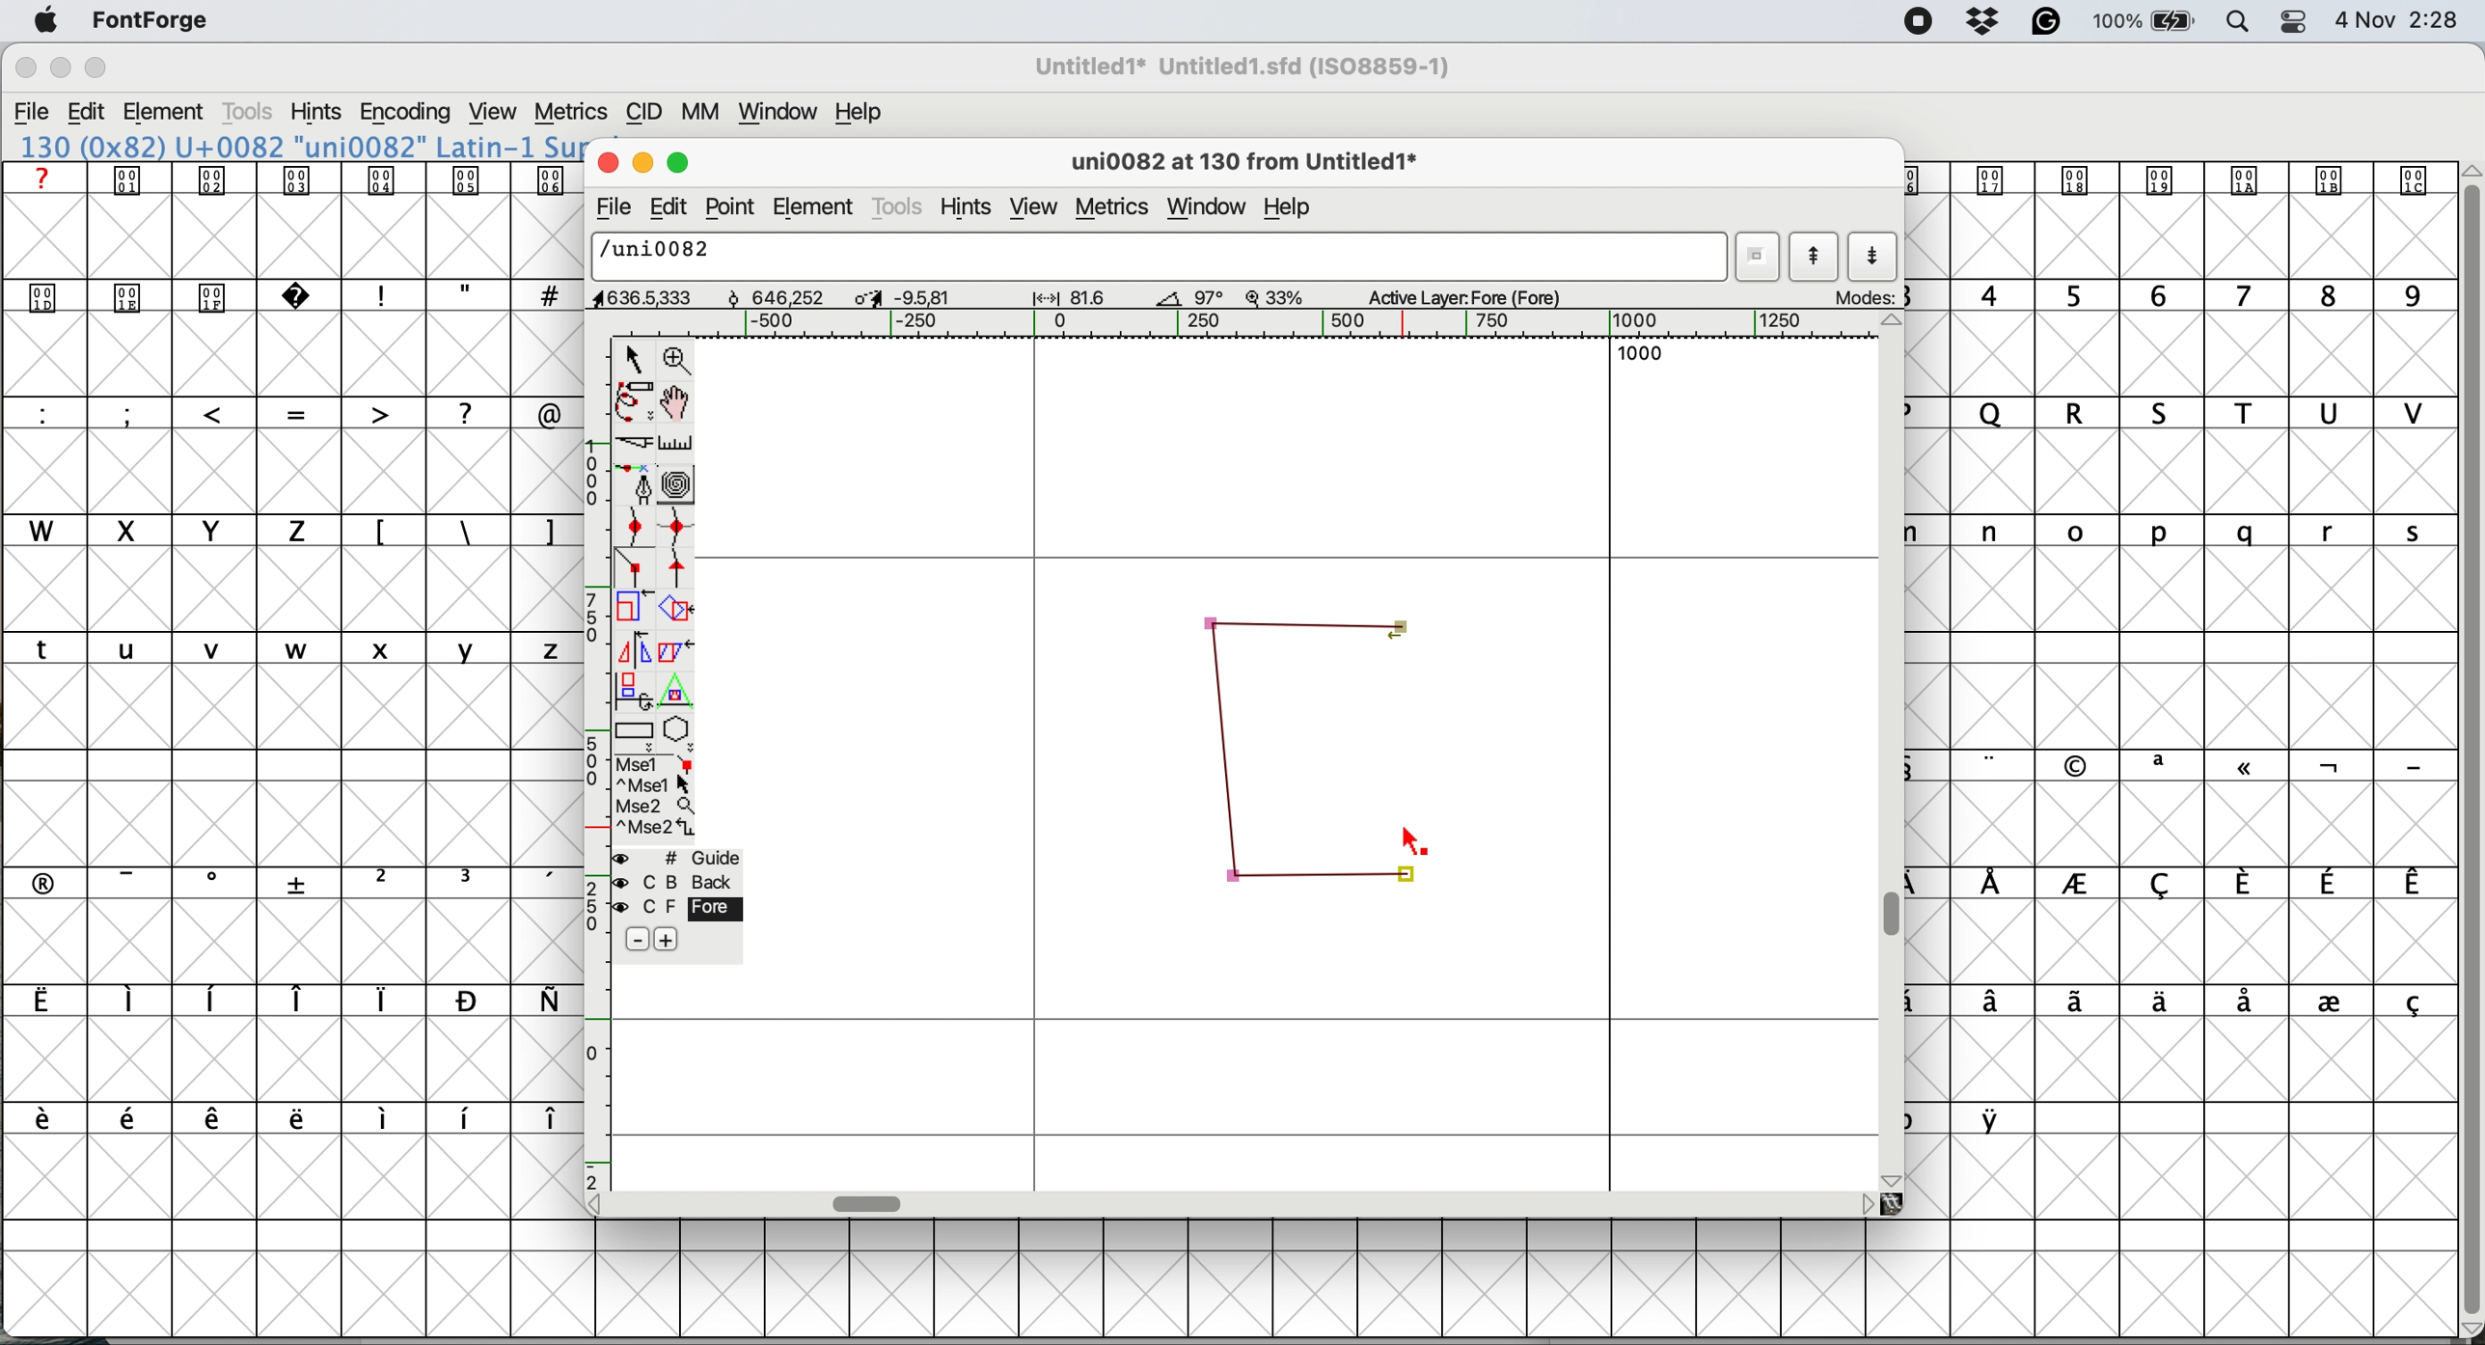  I want to click on point, so click(731, 207).